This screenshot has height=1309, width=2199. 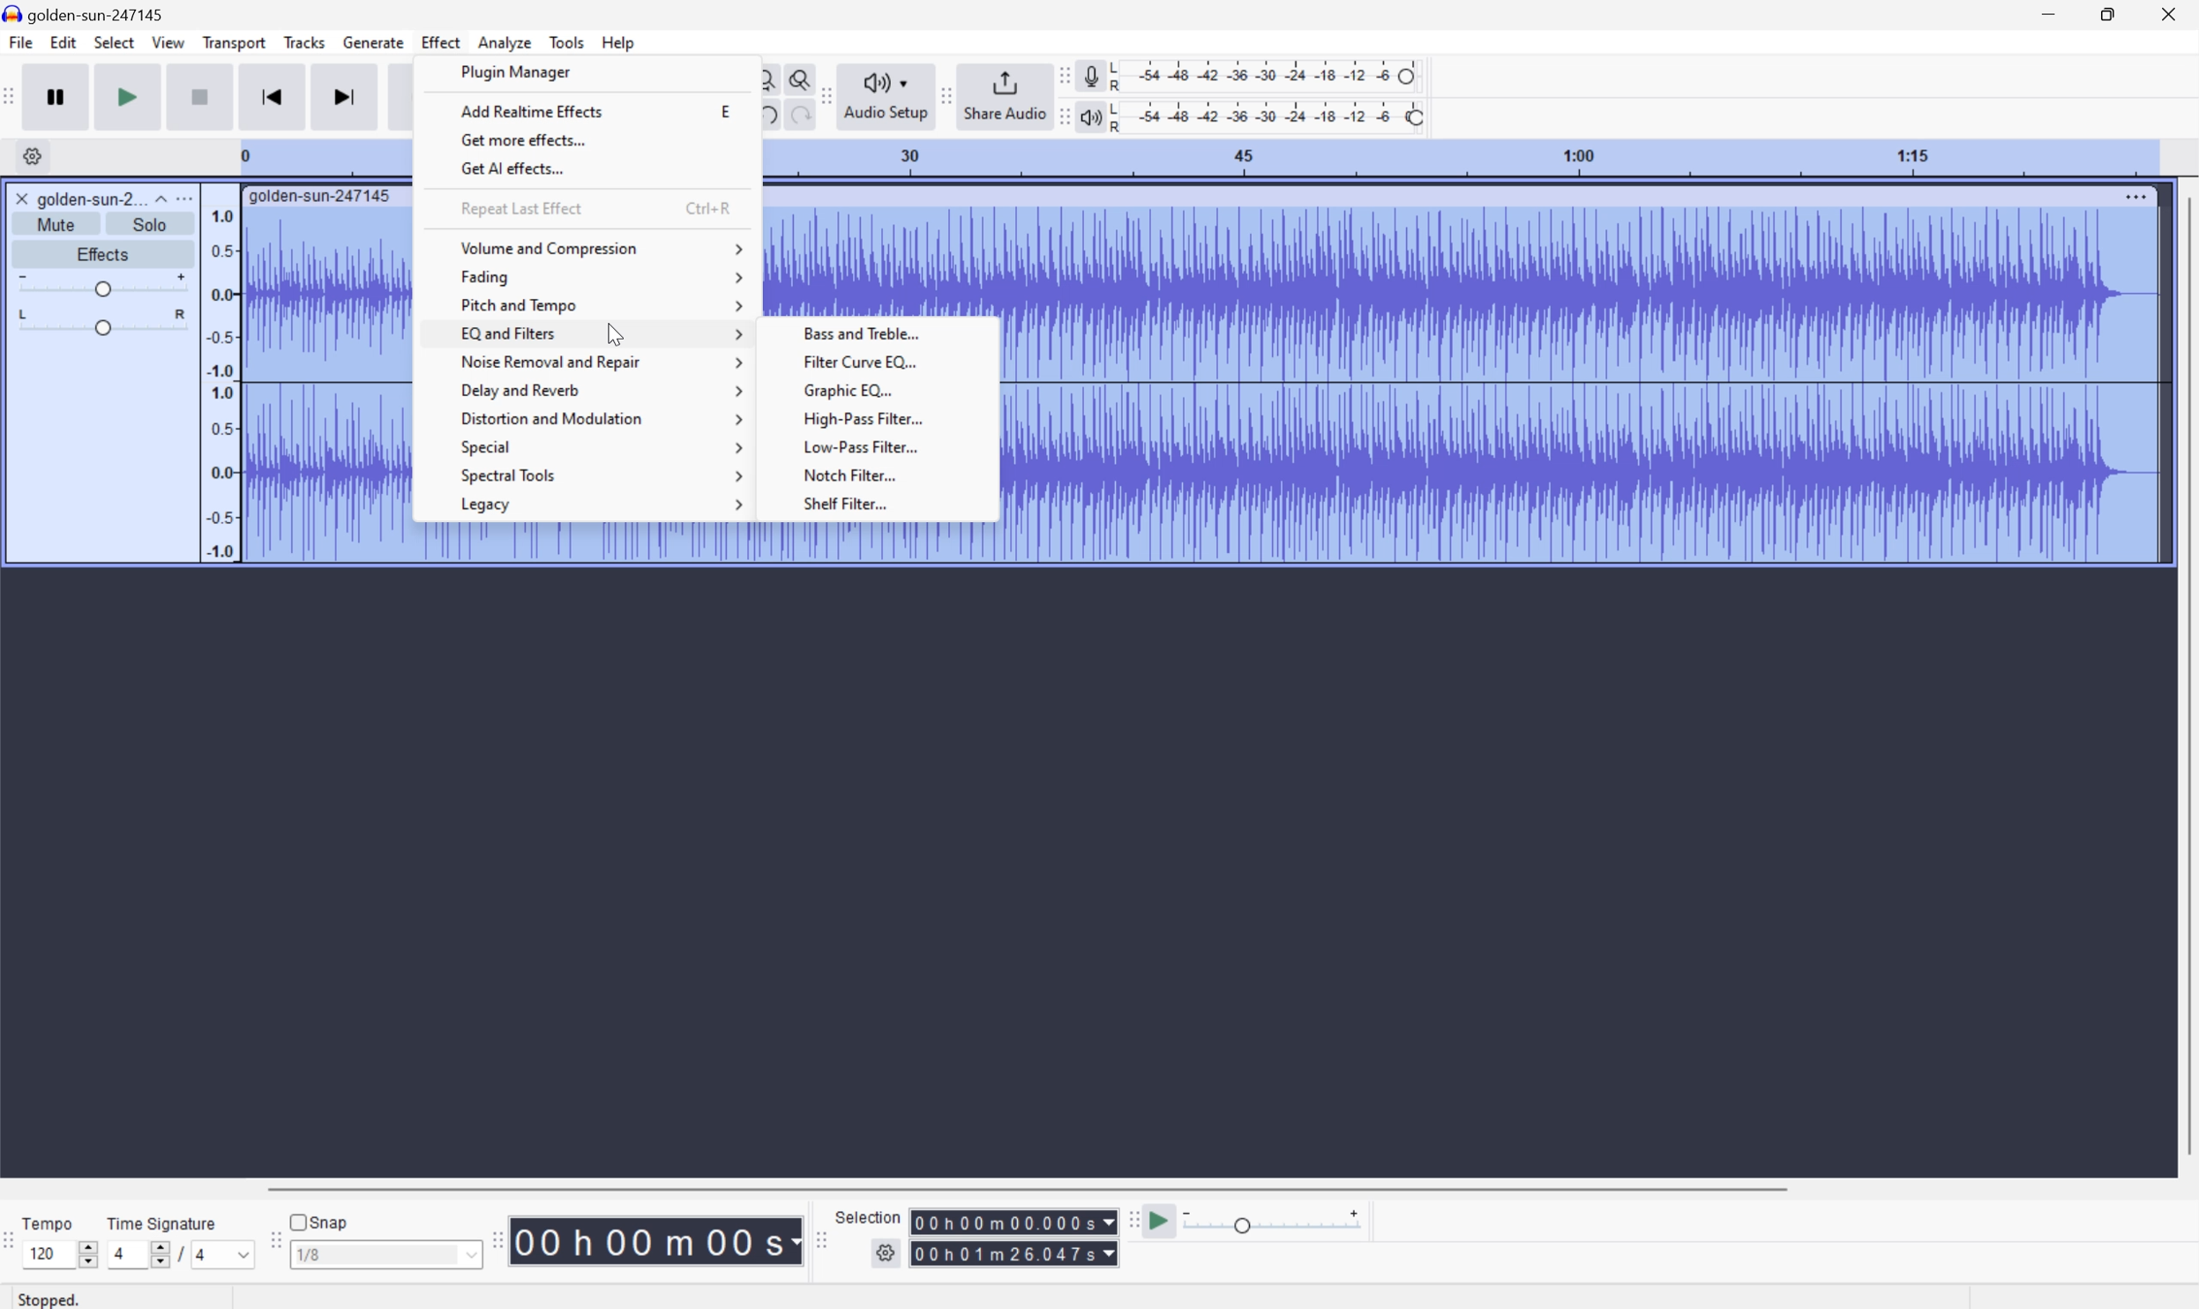 What do you see at coordinates (891, 389) in the screenshot?
I see `Graphic EQ...` at bounding box center [891, 389].